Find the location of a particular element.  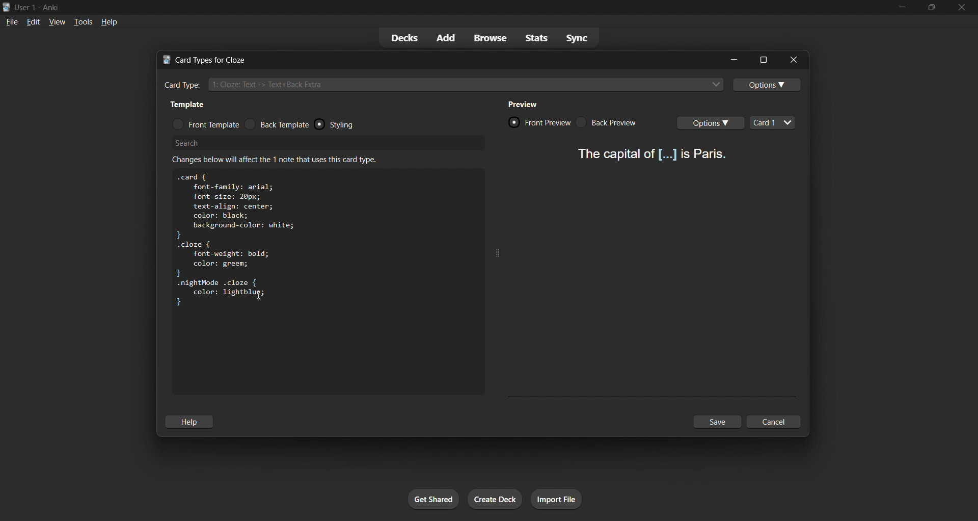

minimize is located at coordinates (734, 59).